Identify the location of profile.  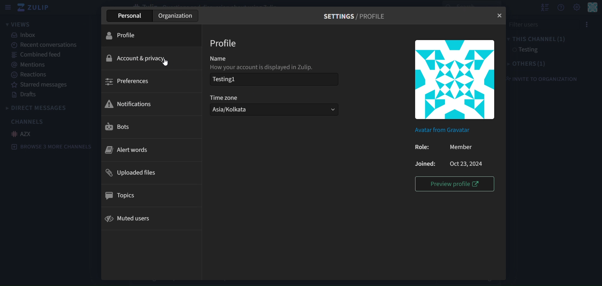
(224, 44).